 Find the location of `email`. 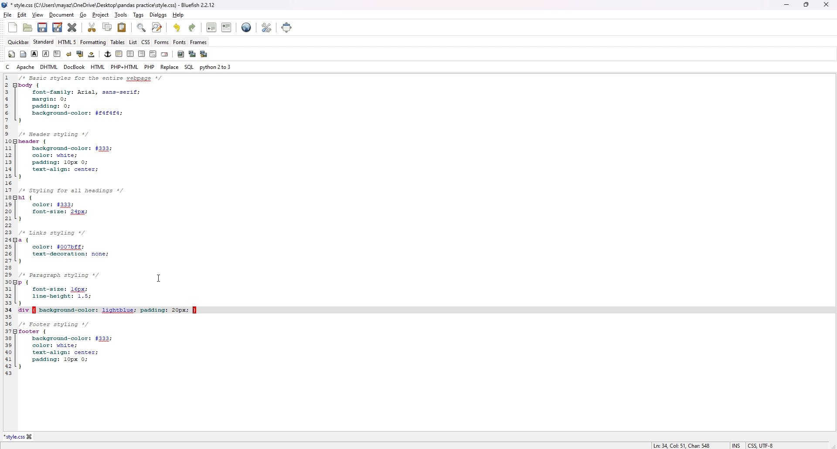

email is located at coordinates (166, 54).